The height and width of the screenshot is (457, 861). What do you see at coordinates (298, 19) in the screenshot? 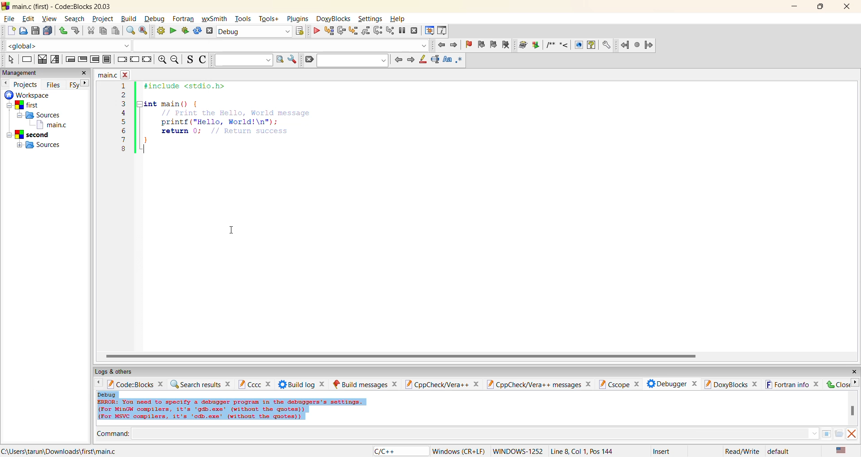
I see `plugins` at bounding box center [298, 19].